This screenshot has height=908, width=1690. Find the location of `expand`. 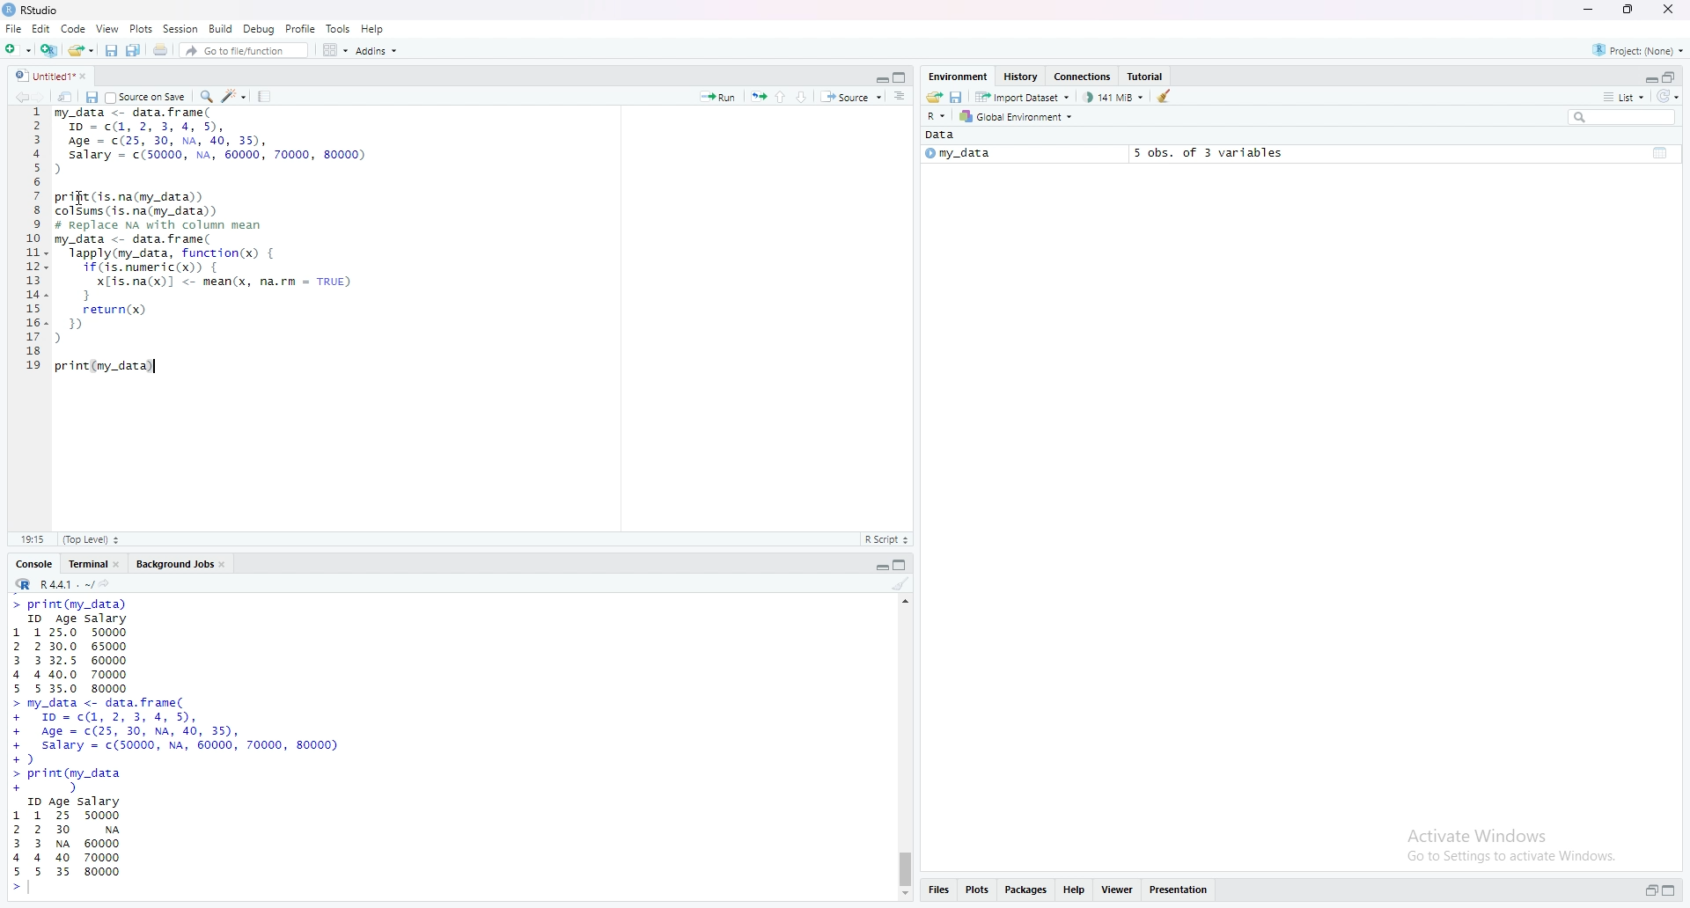

expand is located at coordinates (1649, 79).